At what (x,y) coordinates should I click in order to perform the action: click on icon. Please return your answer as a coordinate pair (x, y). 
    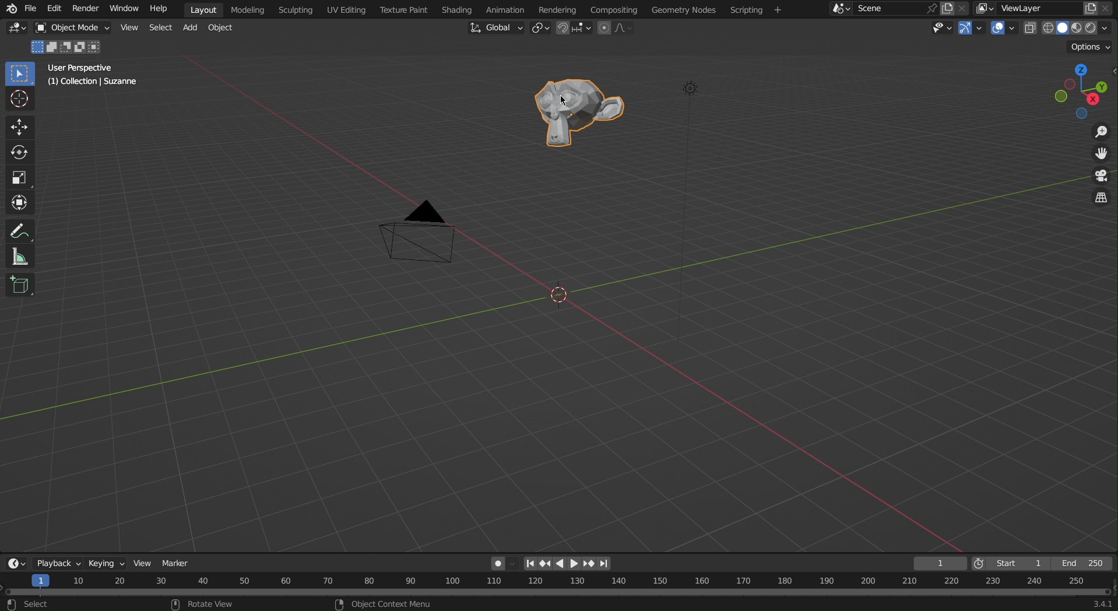
    Looking at the image, I should click on (12, 605).